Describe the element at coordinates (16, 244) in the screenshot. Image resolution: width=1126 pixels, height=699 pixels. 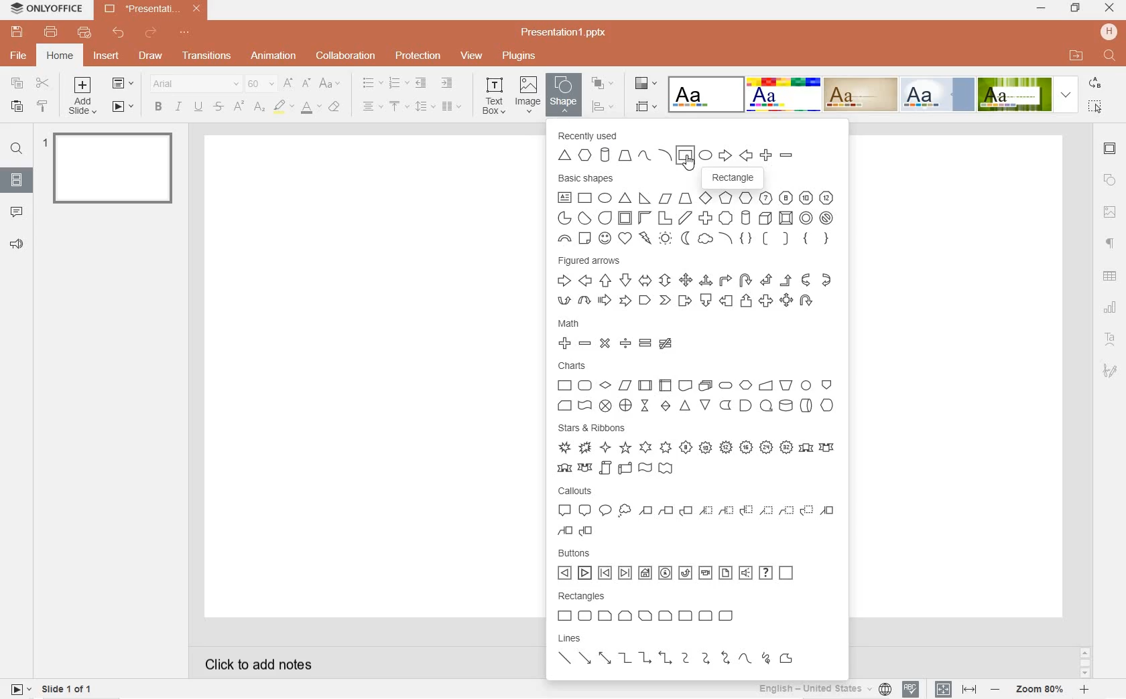
I see `feedback & support` at that location.